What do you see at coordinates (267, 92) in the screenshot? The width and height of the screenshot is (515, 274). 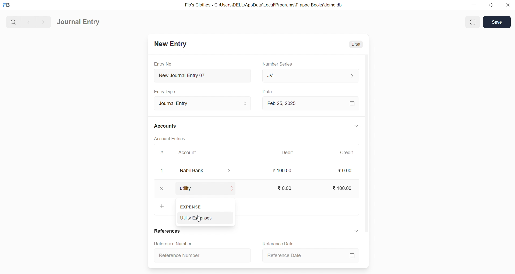 I see `Date` at bounding box center [267, 92].